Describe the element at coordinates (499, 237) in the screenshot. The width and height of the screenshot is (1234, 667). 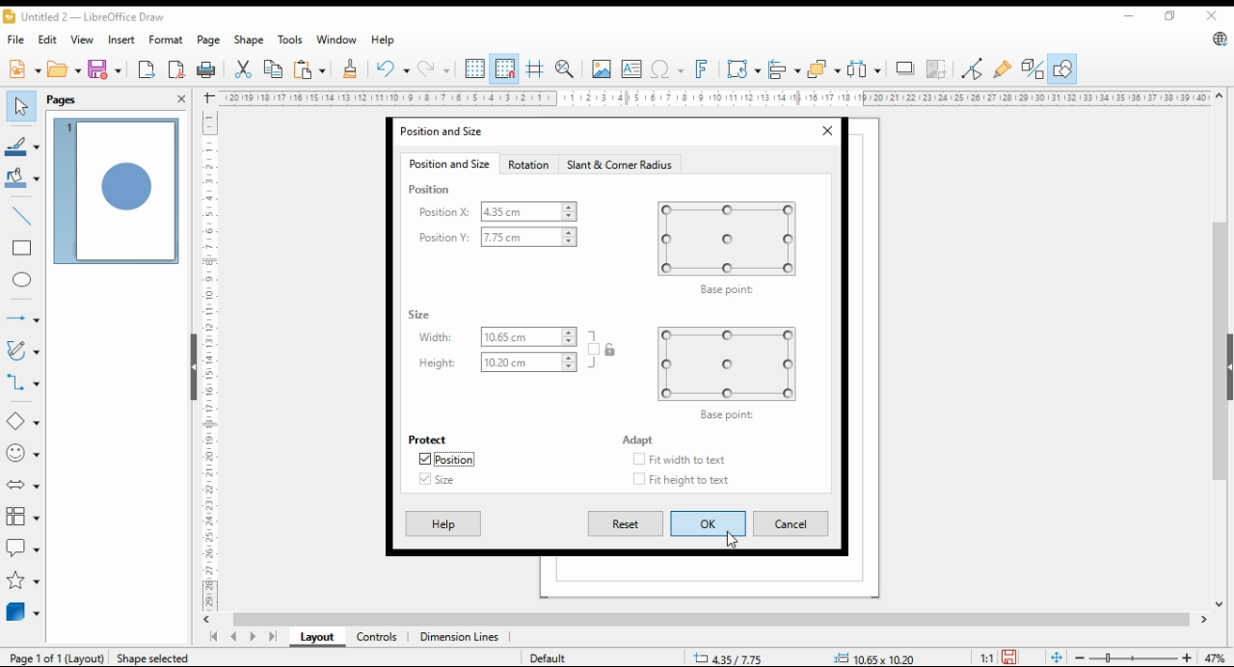
I see `position Y:7.75cm` at that location.